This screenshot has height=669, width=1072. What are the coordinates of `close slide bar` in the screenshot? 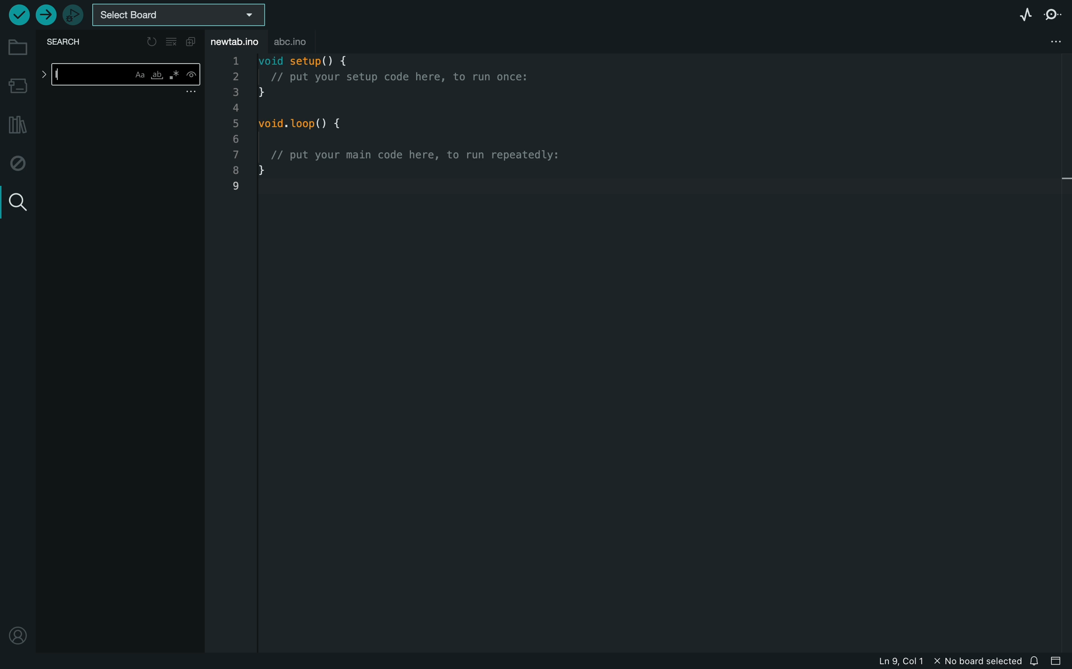 It's located at (1058, 661).